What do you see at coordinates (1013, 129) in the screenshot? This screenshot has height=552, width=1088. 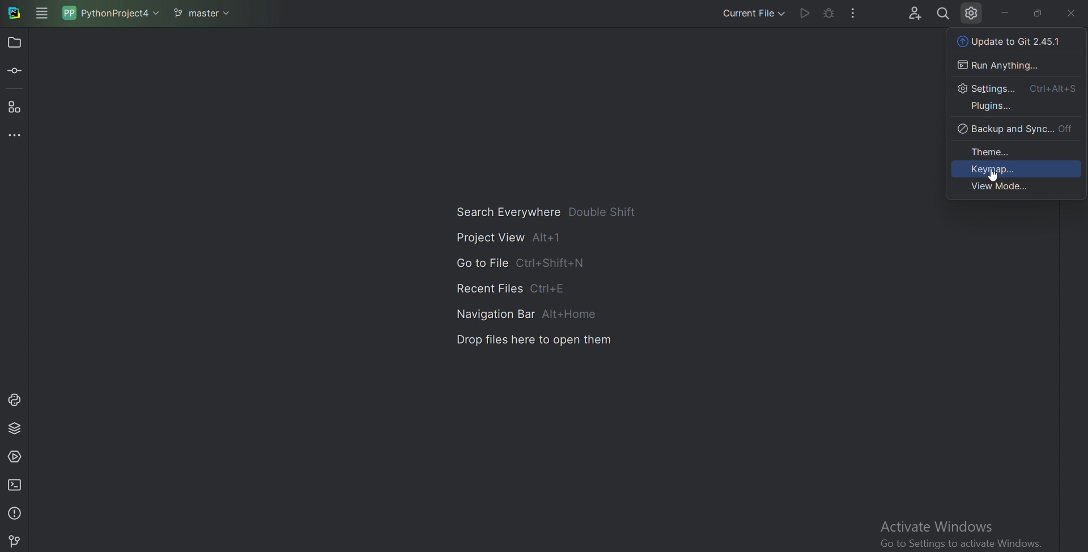 I see `Backup and sync` at bounding box center [1013, 129].